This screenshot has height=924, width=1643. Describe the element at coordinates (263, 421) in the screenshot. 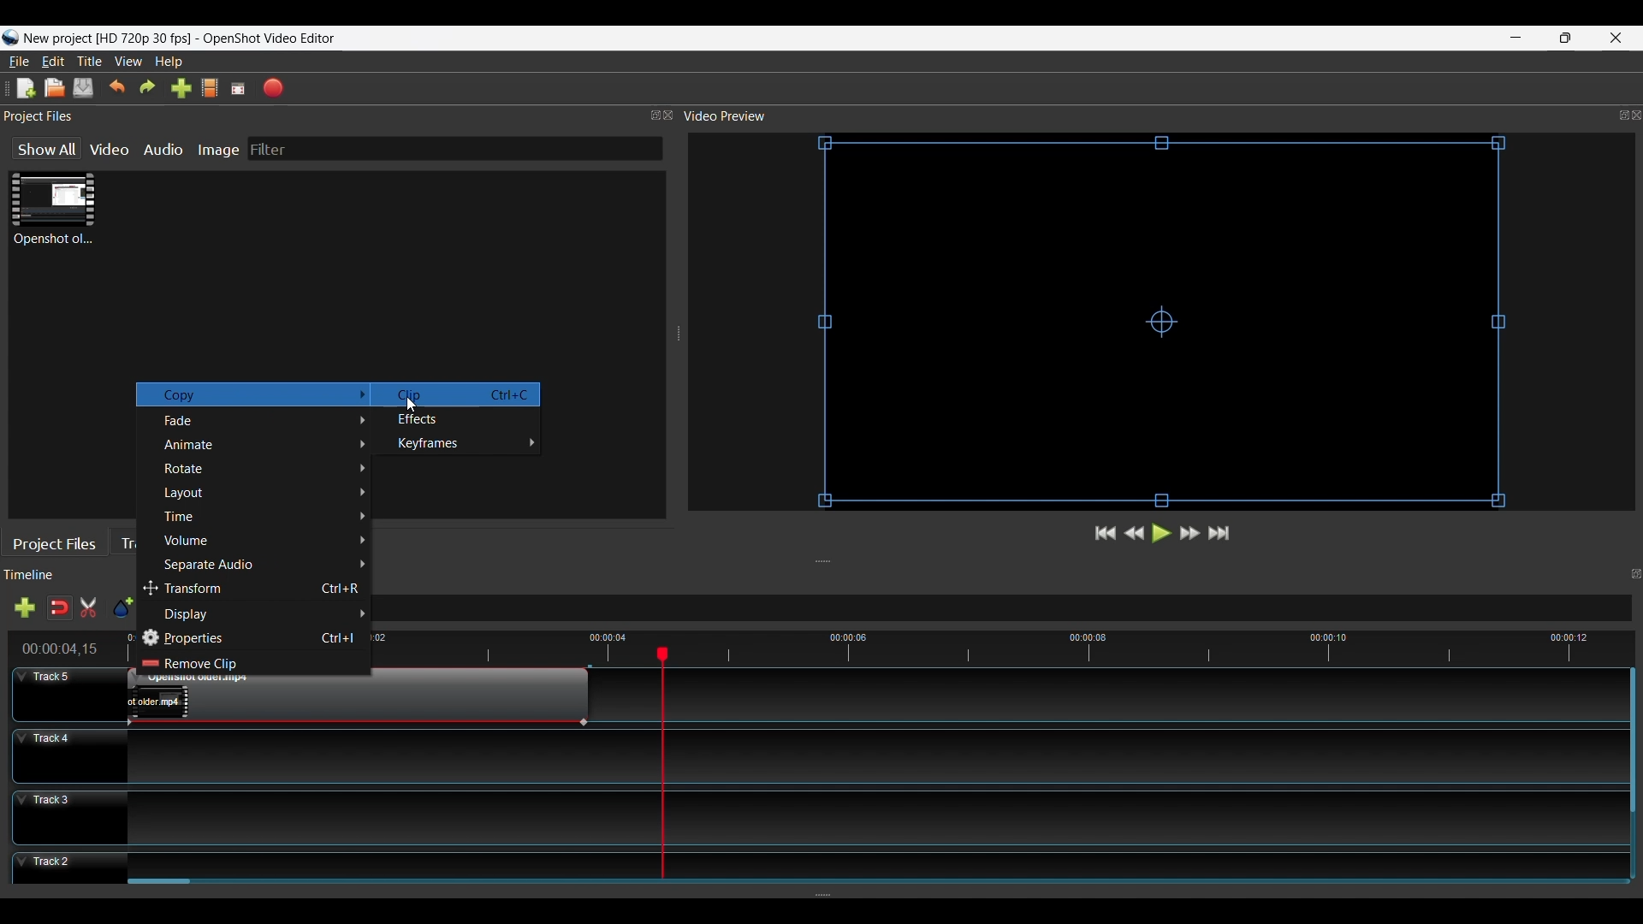

I see `Fade` at that location.